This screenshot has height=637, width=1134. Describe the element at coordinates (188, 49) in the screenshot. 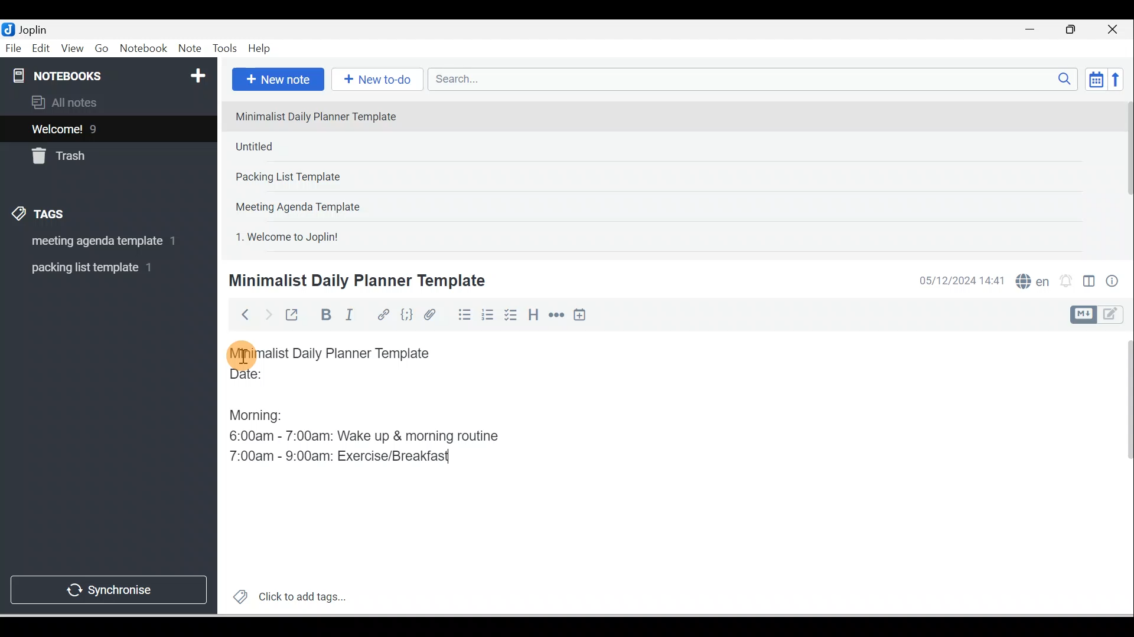

I see `Note` at that location.